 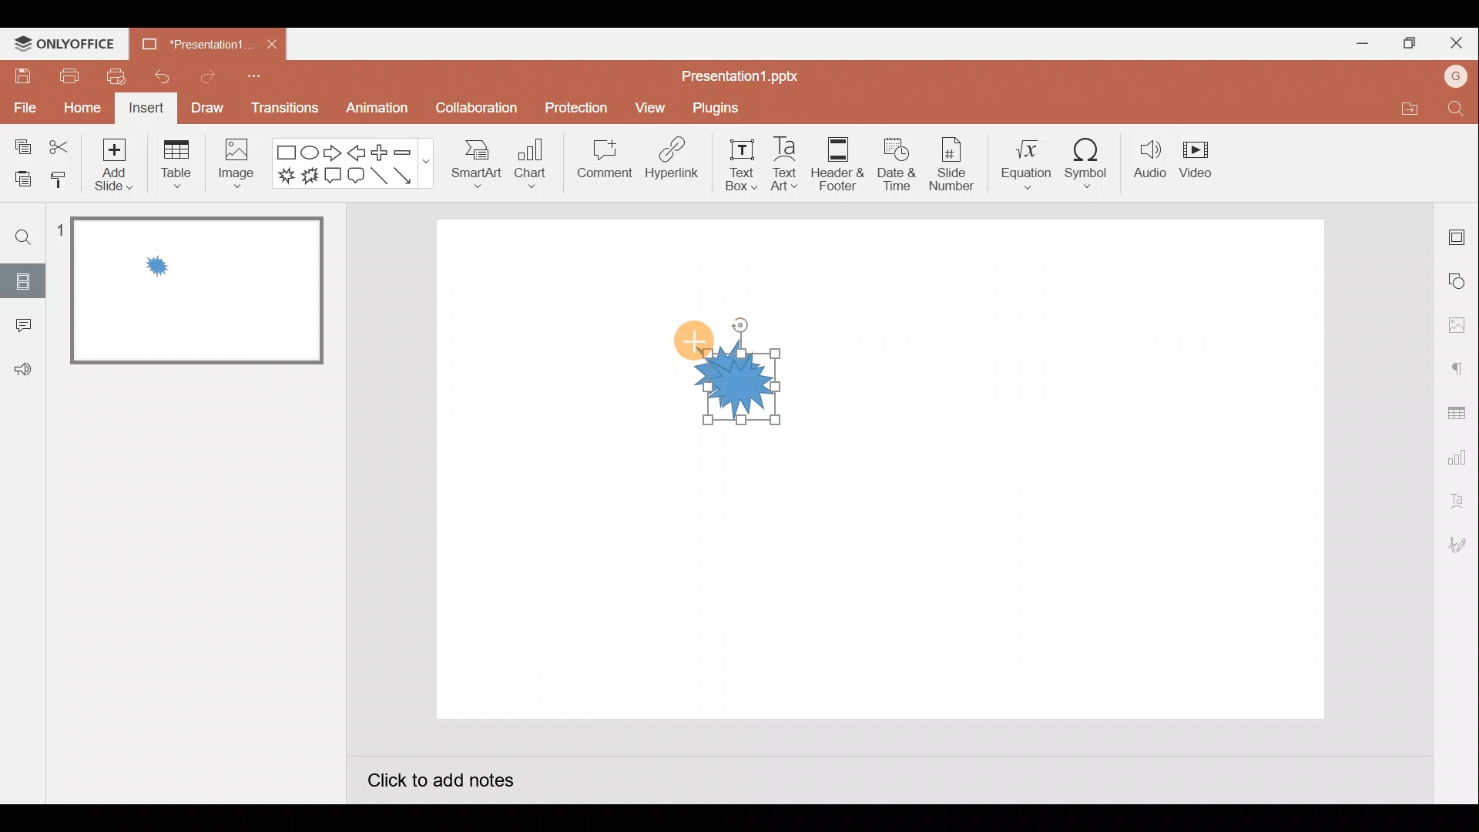 I want to click on Text Art, so click(x=783, y=165).